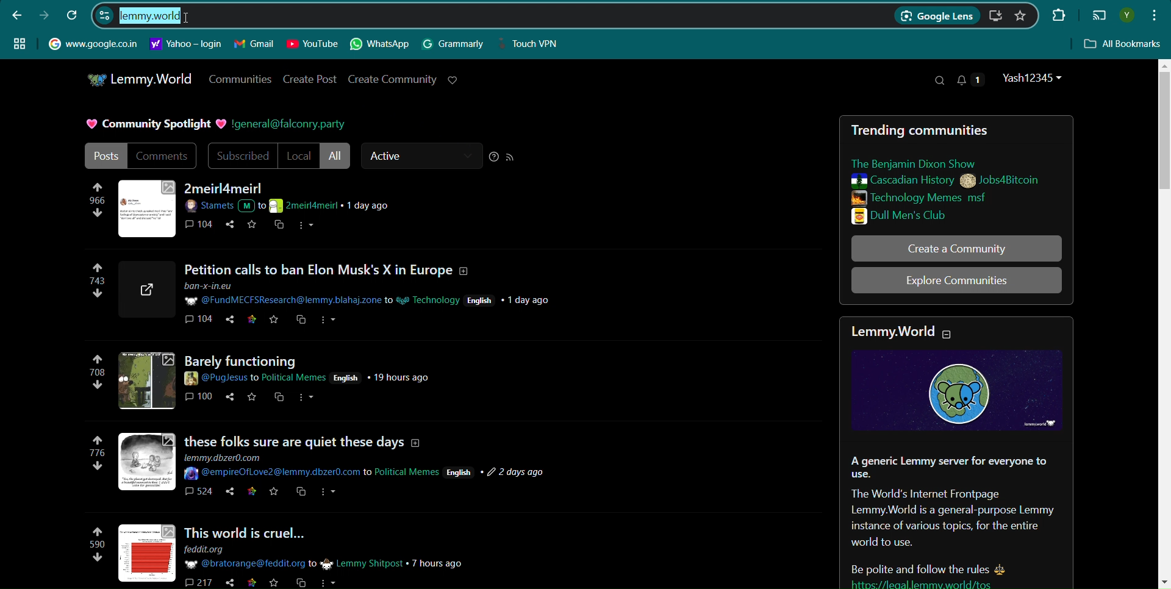 The image size is (1171, 589). What do you see at coordinates (948, 335) in the screenshot?
I see `Collapse` at bounding box center [948, 335].